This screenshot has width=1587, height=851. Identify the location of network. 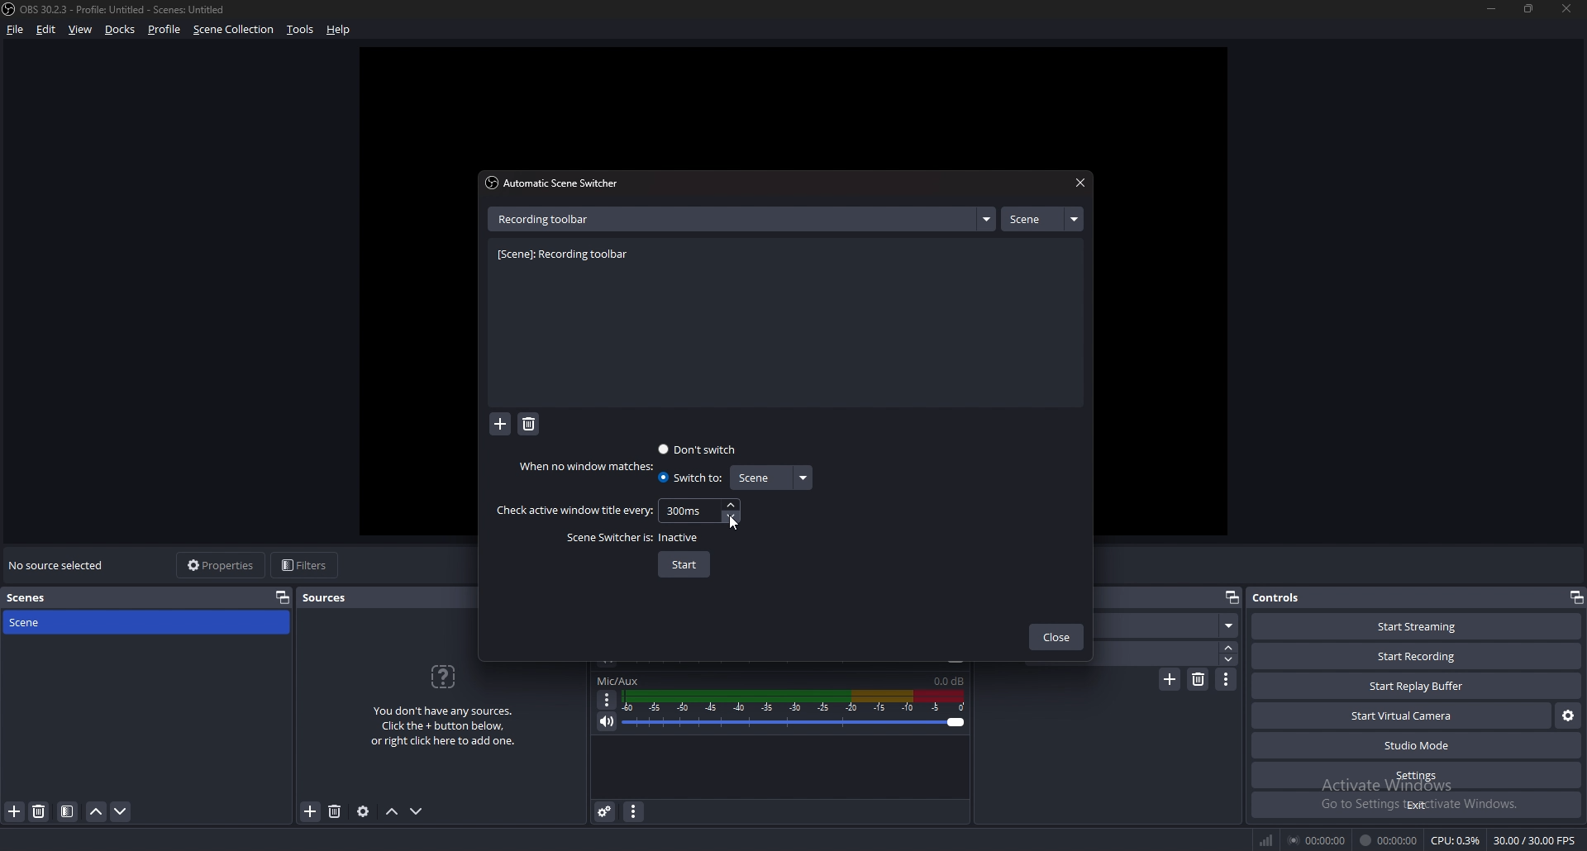
(1268, 839).